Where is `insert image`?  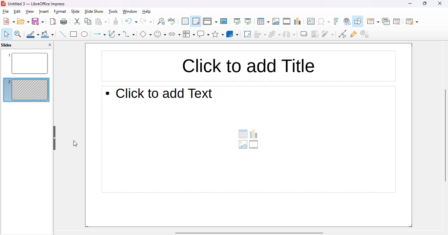
insert image is located at coordinates (242, 145).